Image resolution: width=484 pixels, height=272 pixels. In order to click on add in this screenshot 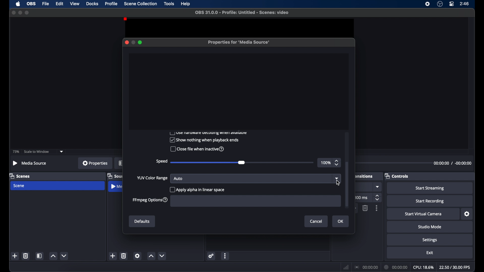, I will do `click(113, 256)`.